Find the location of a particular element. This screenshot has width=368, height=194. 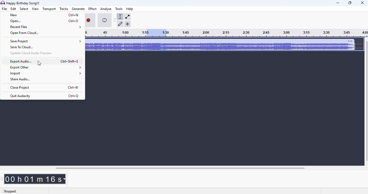

Tracks is located at coordinates (64, 9).